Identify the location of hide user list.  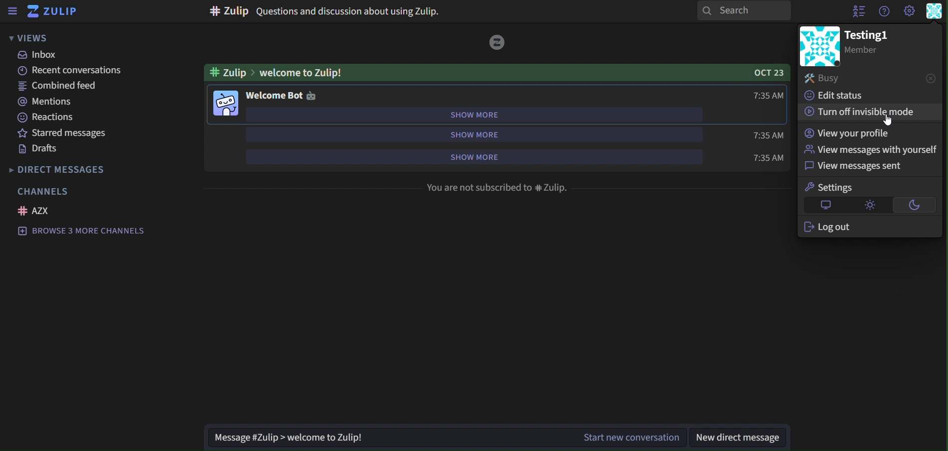
(857, 12).